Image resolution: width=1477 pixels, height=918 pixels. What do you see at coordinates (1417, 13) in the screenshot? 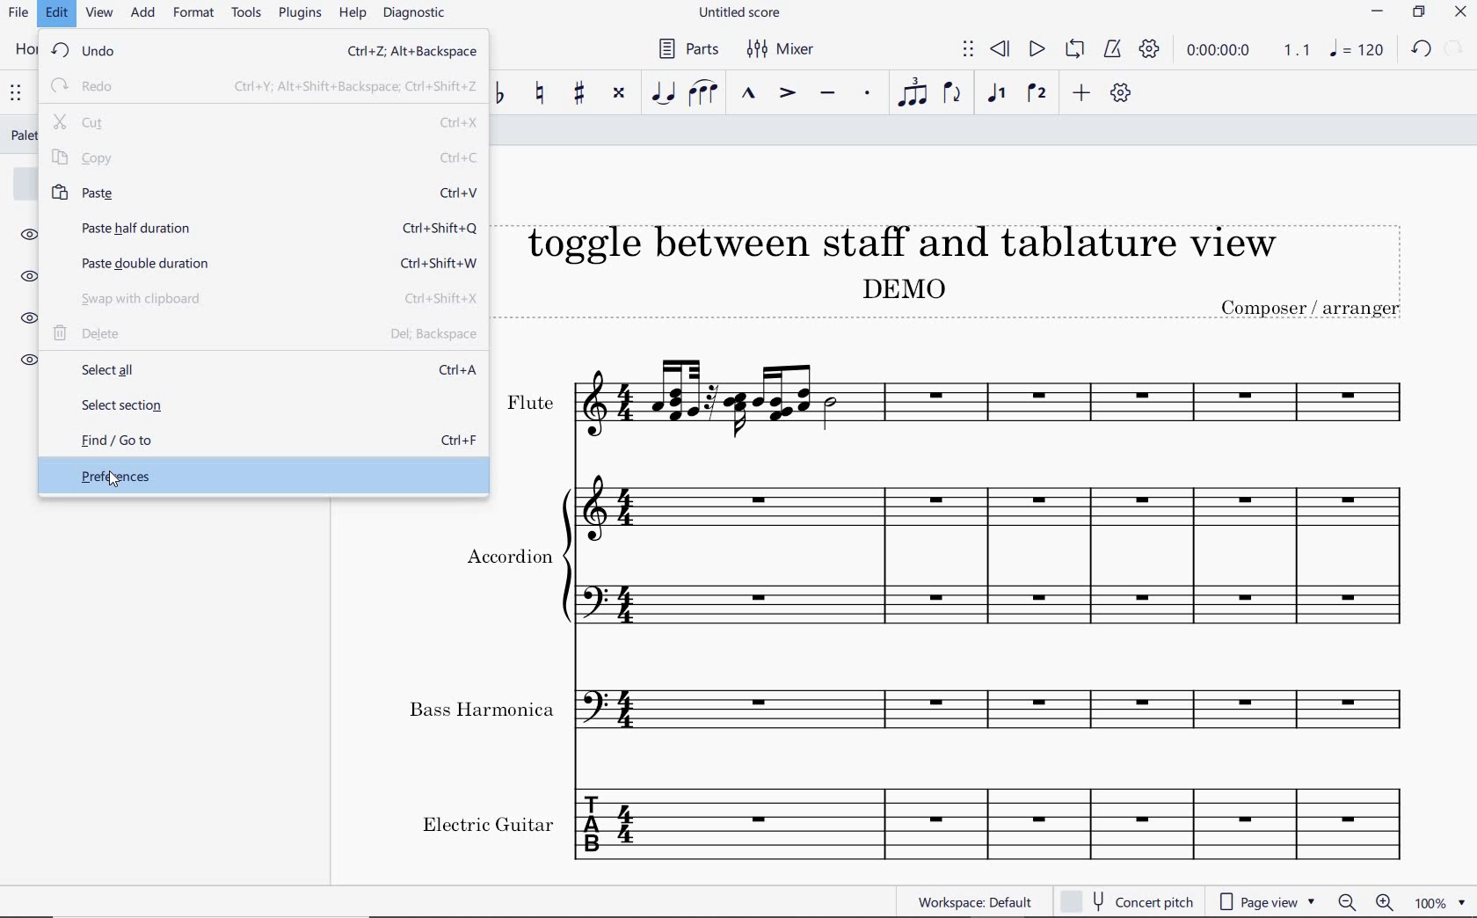
I see `RESTORE DOWN` at bounding box center [1417, 13].